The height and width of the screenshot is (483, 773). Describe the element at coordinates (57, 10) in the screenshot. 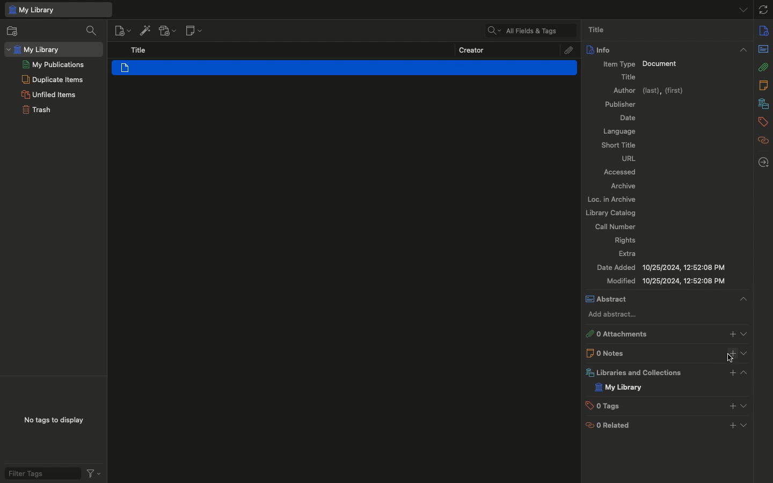

I see `My library` at that location.